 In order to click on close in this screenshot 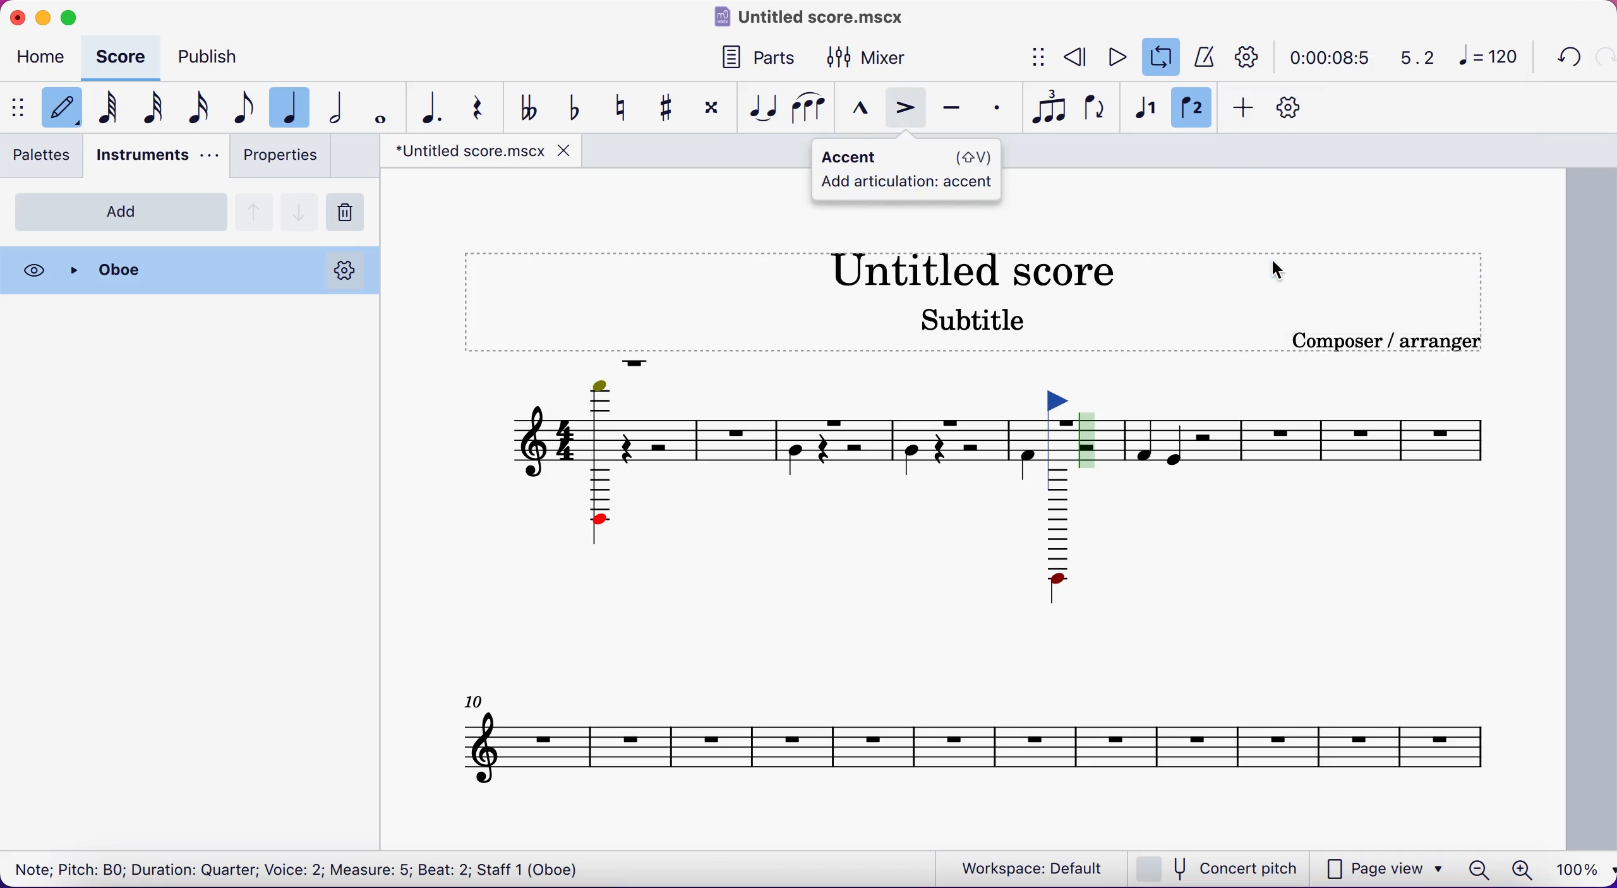, I will do `click(564, 151)`.